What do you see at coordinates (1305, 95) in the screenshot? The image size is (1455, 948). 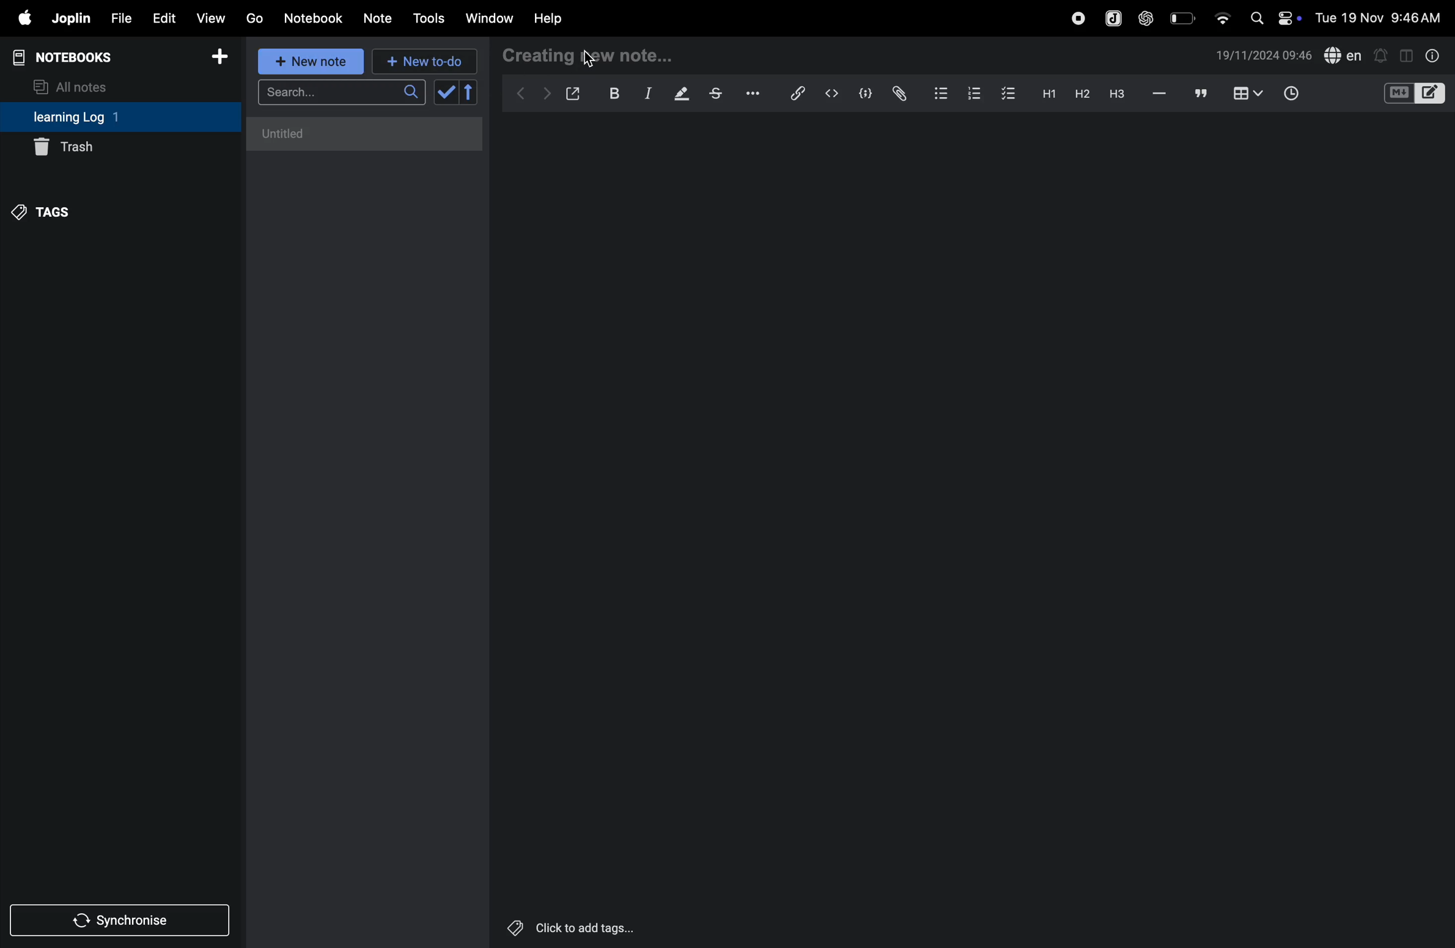 I see `add time` at bounding box center [1305, 95].